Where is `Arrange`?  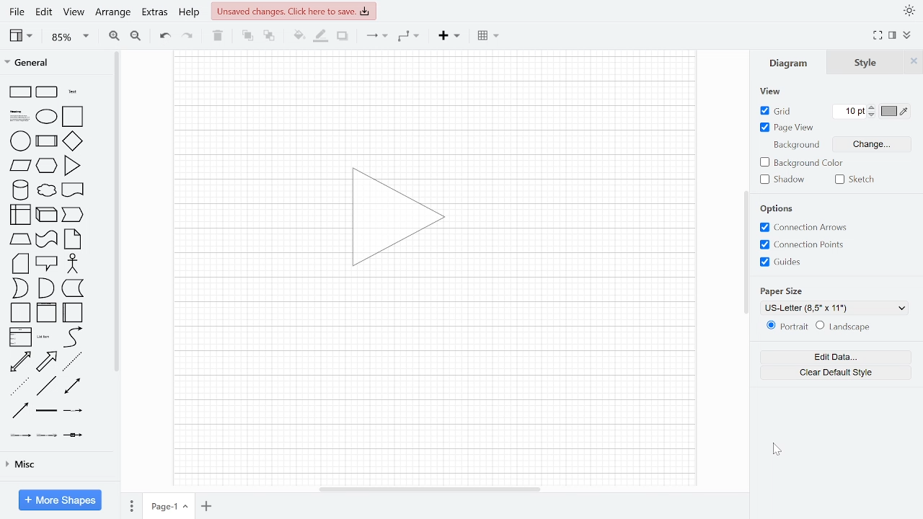 Arrange is located at coordinates (114, 14).